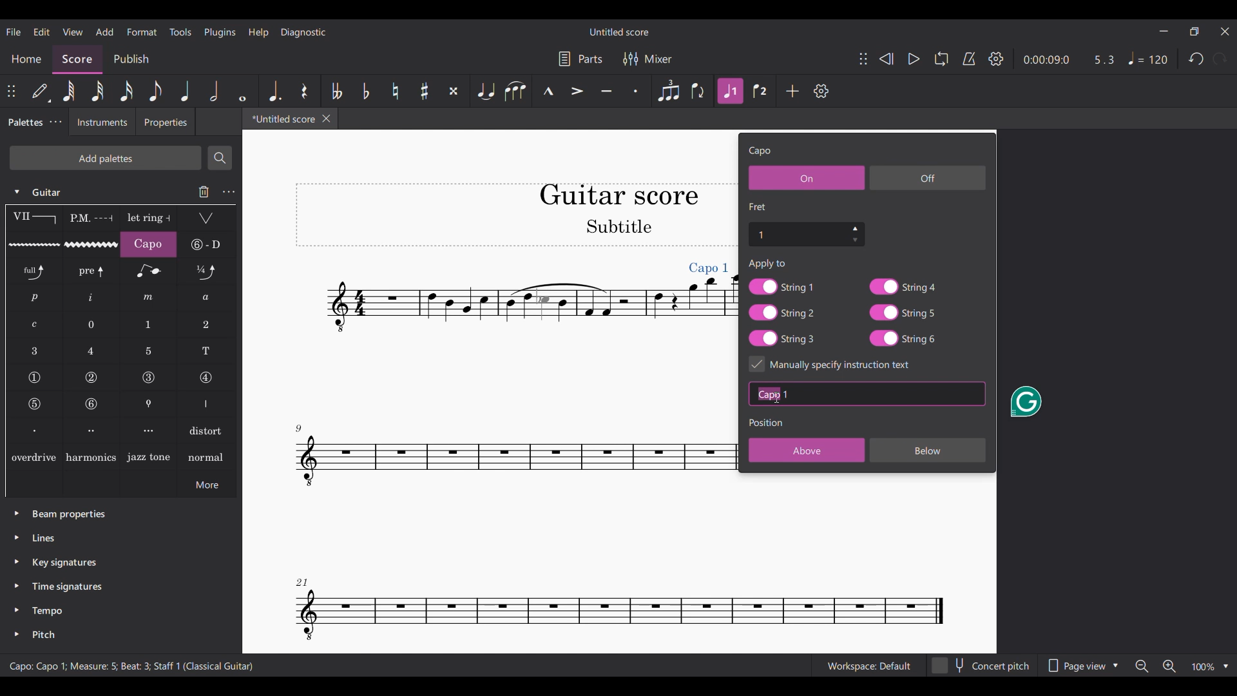 The image size is (1237, 696). I want to click on Search, so click(220, 158).